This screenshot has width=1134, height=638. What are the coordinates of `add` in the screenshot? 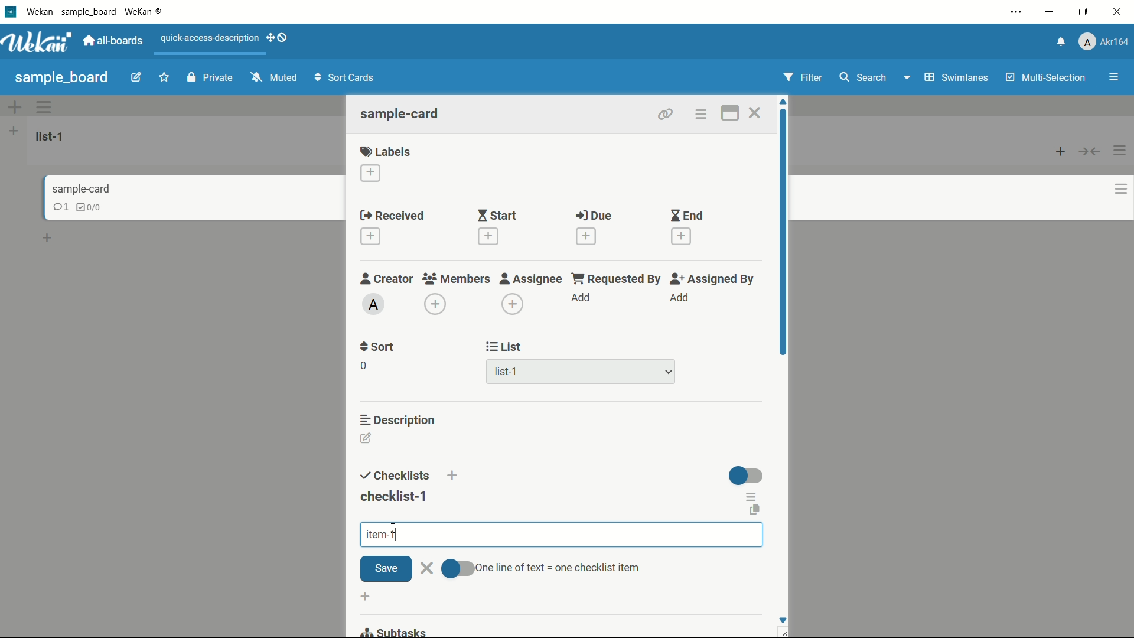 It's located at (1057, 153).